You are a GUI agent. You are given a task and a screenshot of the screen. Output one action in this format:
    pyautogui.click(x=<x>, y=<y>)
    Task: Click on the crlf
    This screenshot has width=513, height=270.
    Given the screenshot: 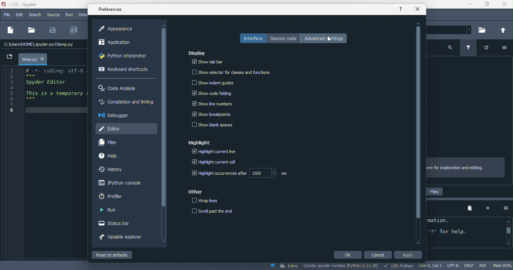 What is the action you would take?
    pyautogui.click(x=470, y=265)
    